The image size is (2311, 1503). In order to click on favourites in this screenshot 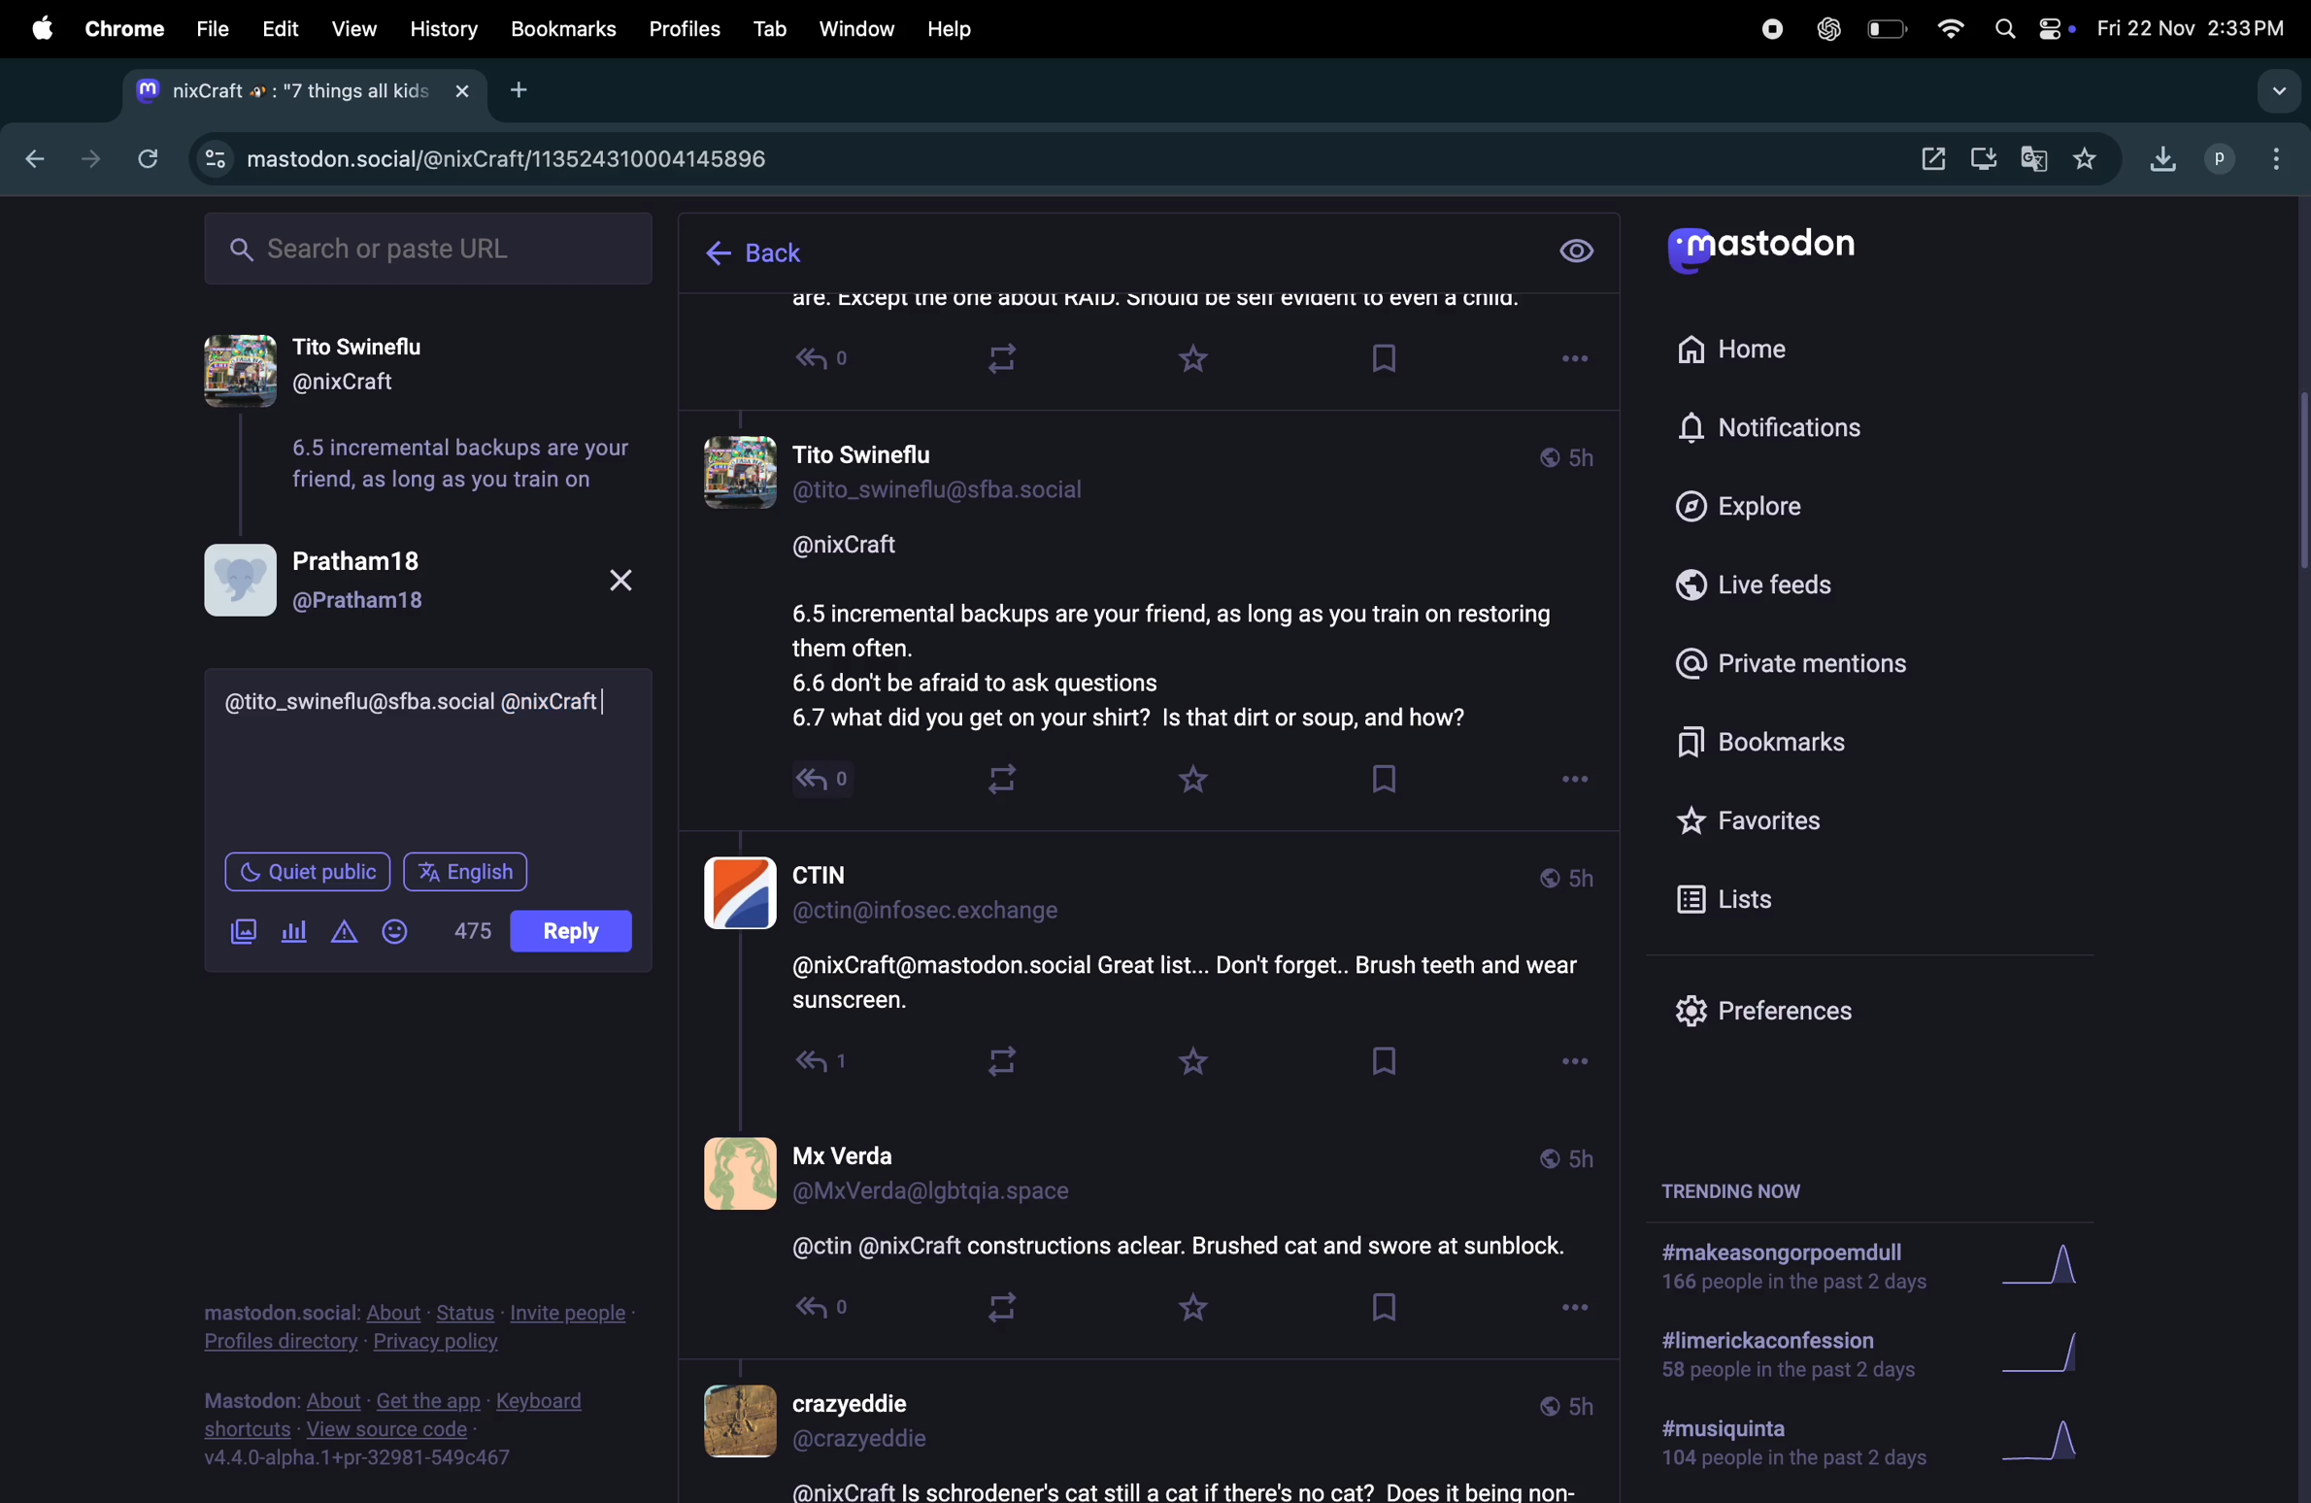, I will do `click(2088, 160)`.